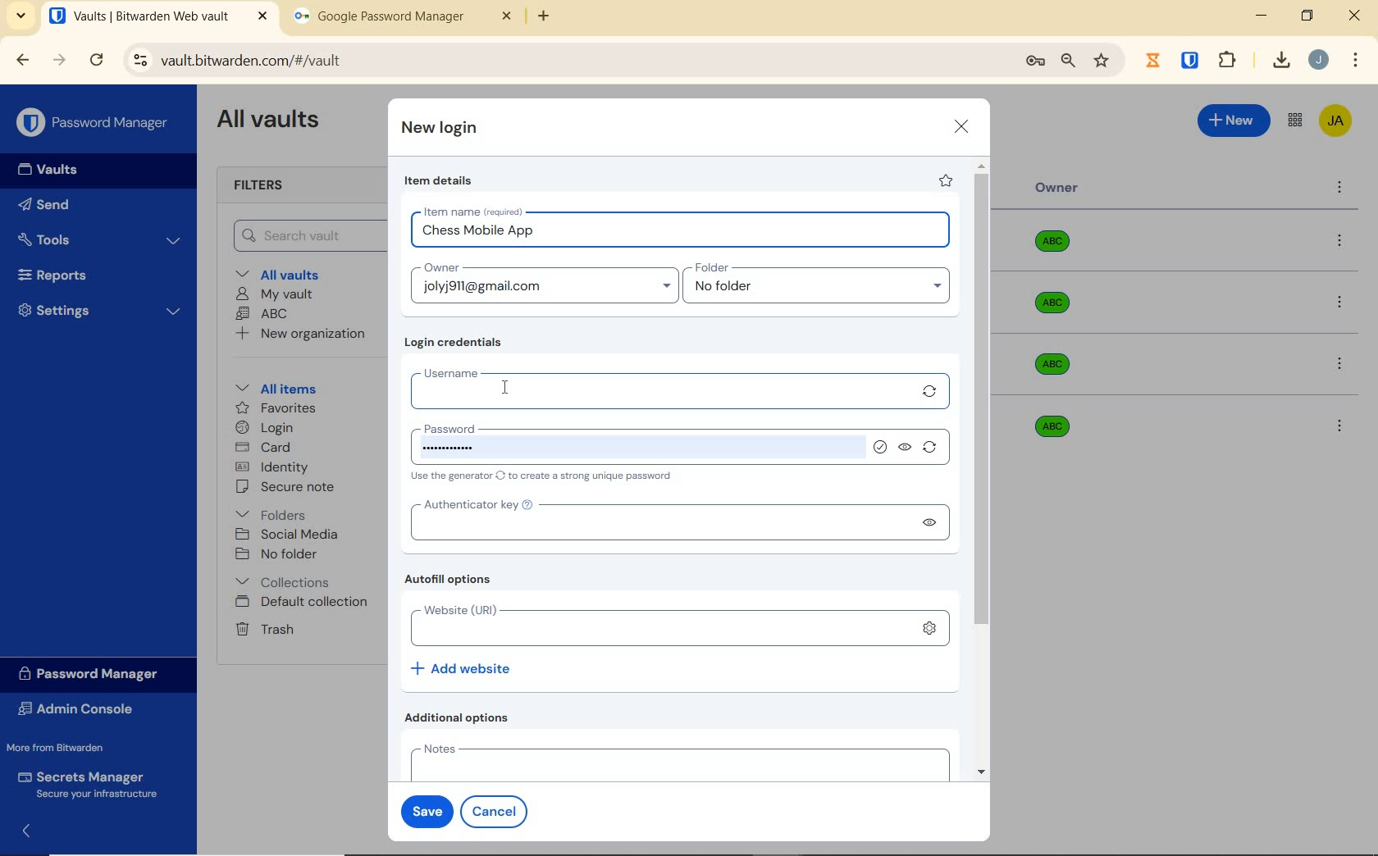 The image size is (1378, 856). I want to click on forward, so click(60, 60).